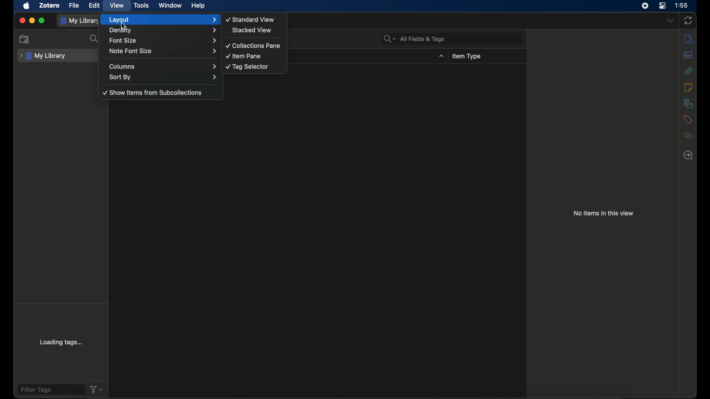  Describe the element at coordinates (244, 56) in the screenshot. I see `item pane` at that location.